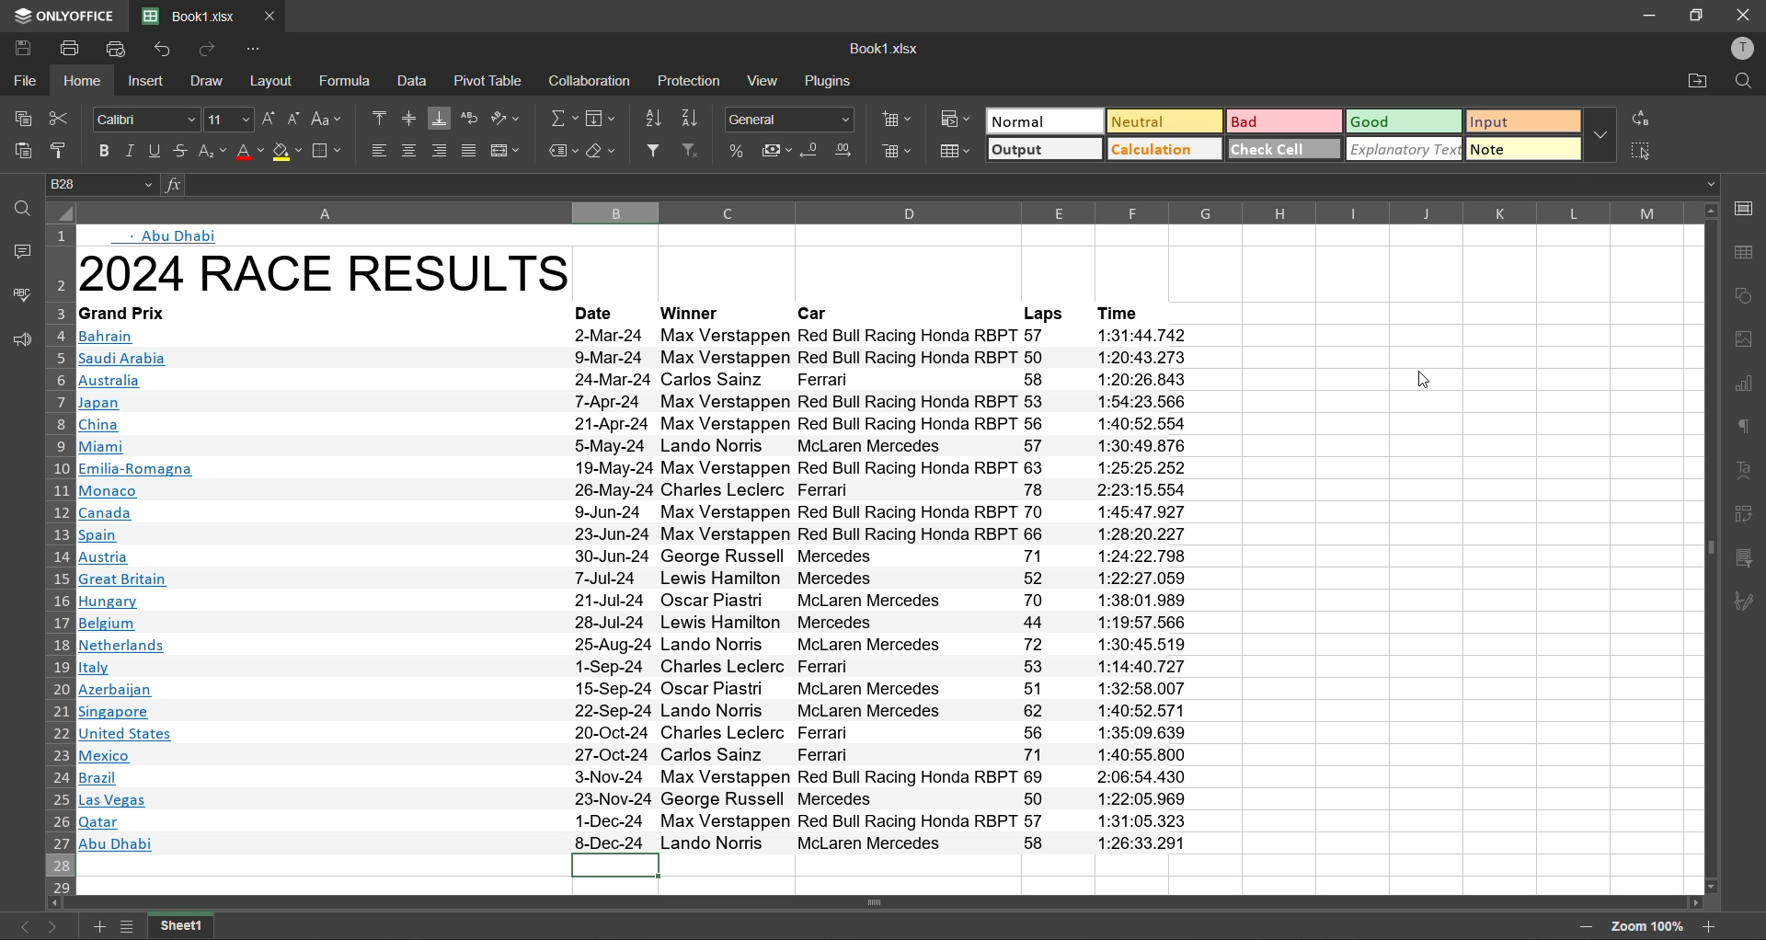 The height and width of the screenshot is (940, 1766). What do you see at coordinates (1709, 217) in the screenshot?
I see `move up` at bounding box center [1709, 217].